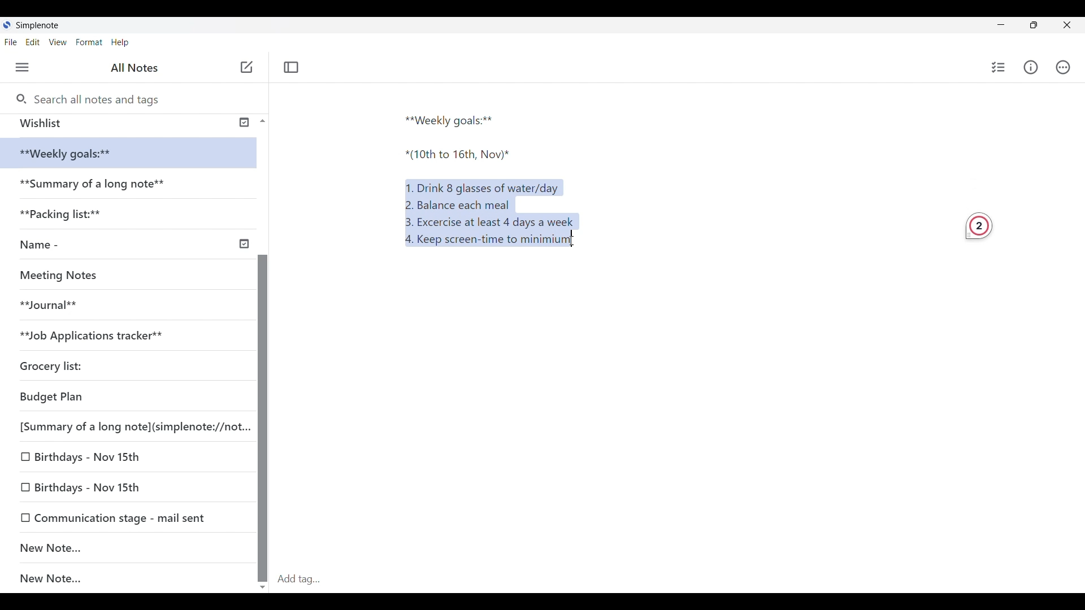 Image resolution: width=1085 pixels, height=610 pixels. Describe the element at coordinates (63, 273) in the screenshot. I see `Meeting Notes` at that location.